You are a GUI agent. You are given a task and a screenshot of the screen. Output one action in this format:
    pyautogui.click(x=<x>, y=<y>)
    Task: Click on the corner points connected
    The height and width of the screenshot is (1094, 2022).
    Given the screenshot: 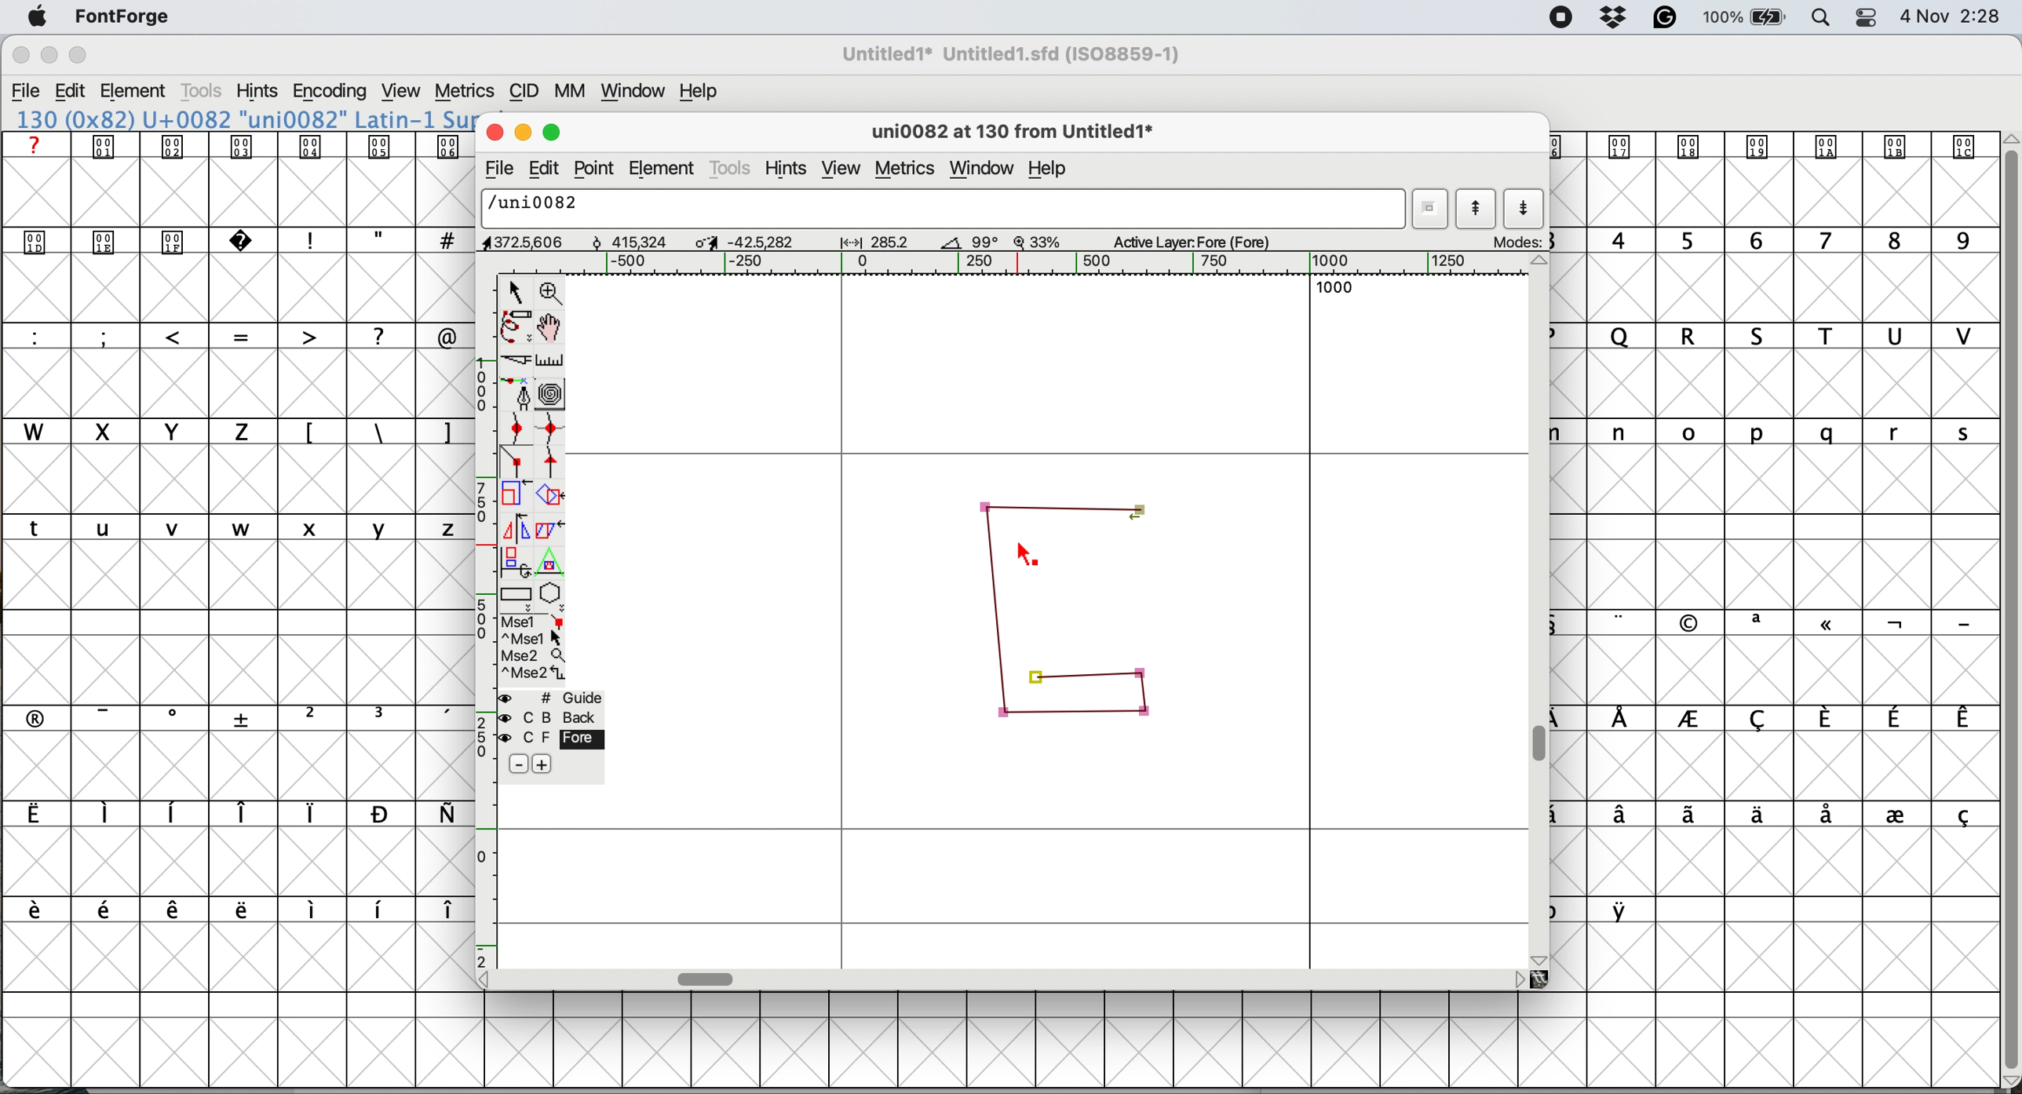 What is the action you would take?
    pyautogui.click(x=998, y=612)
    